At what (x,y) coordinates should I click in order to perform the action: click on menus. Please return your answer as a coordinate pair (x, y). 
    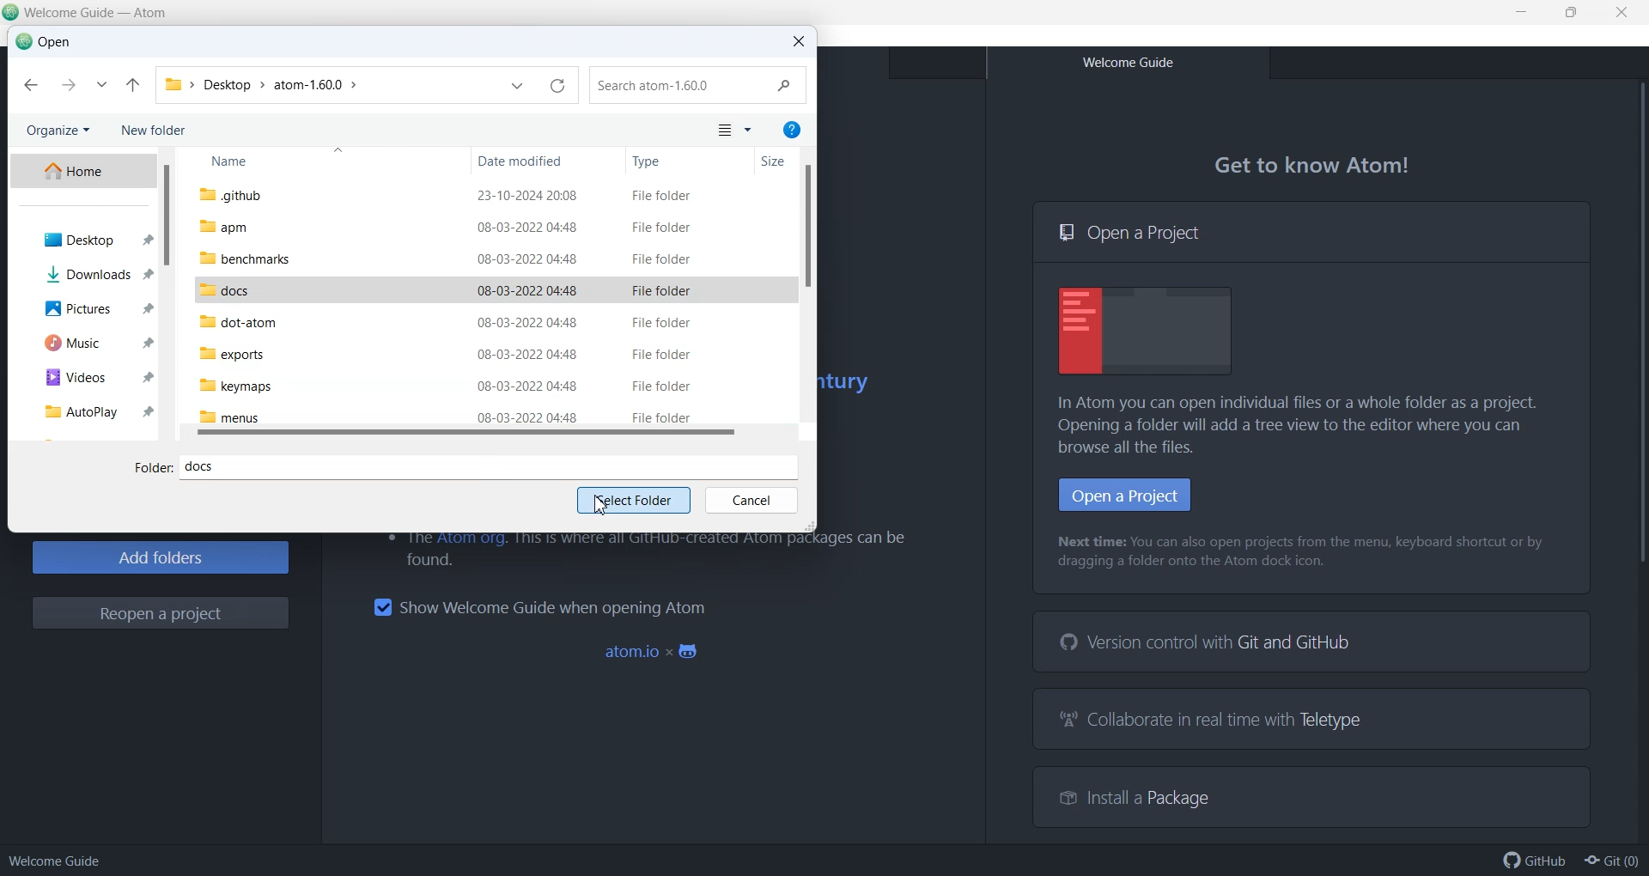
    Looking at the image, I should click on (229, 417).